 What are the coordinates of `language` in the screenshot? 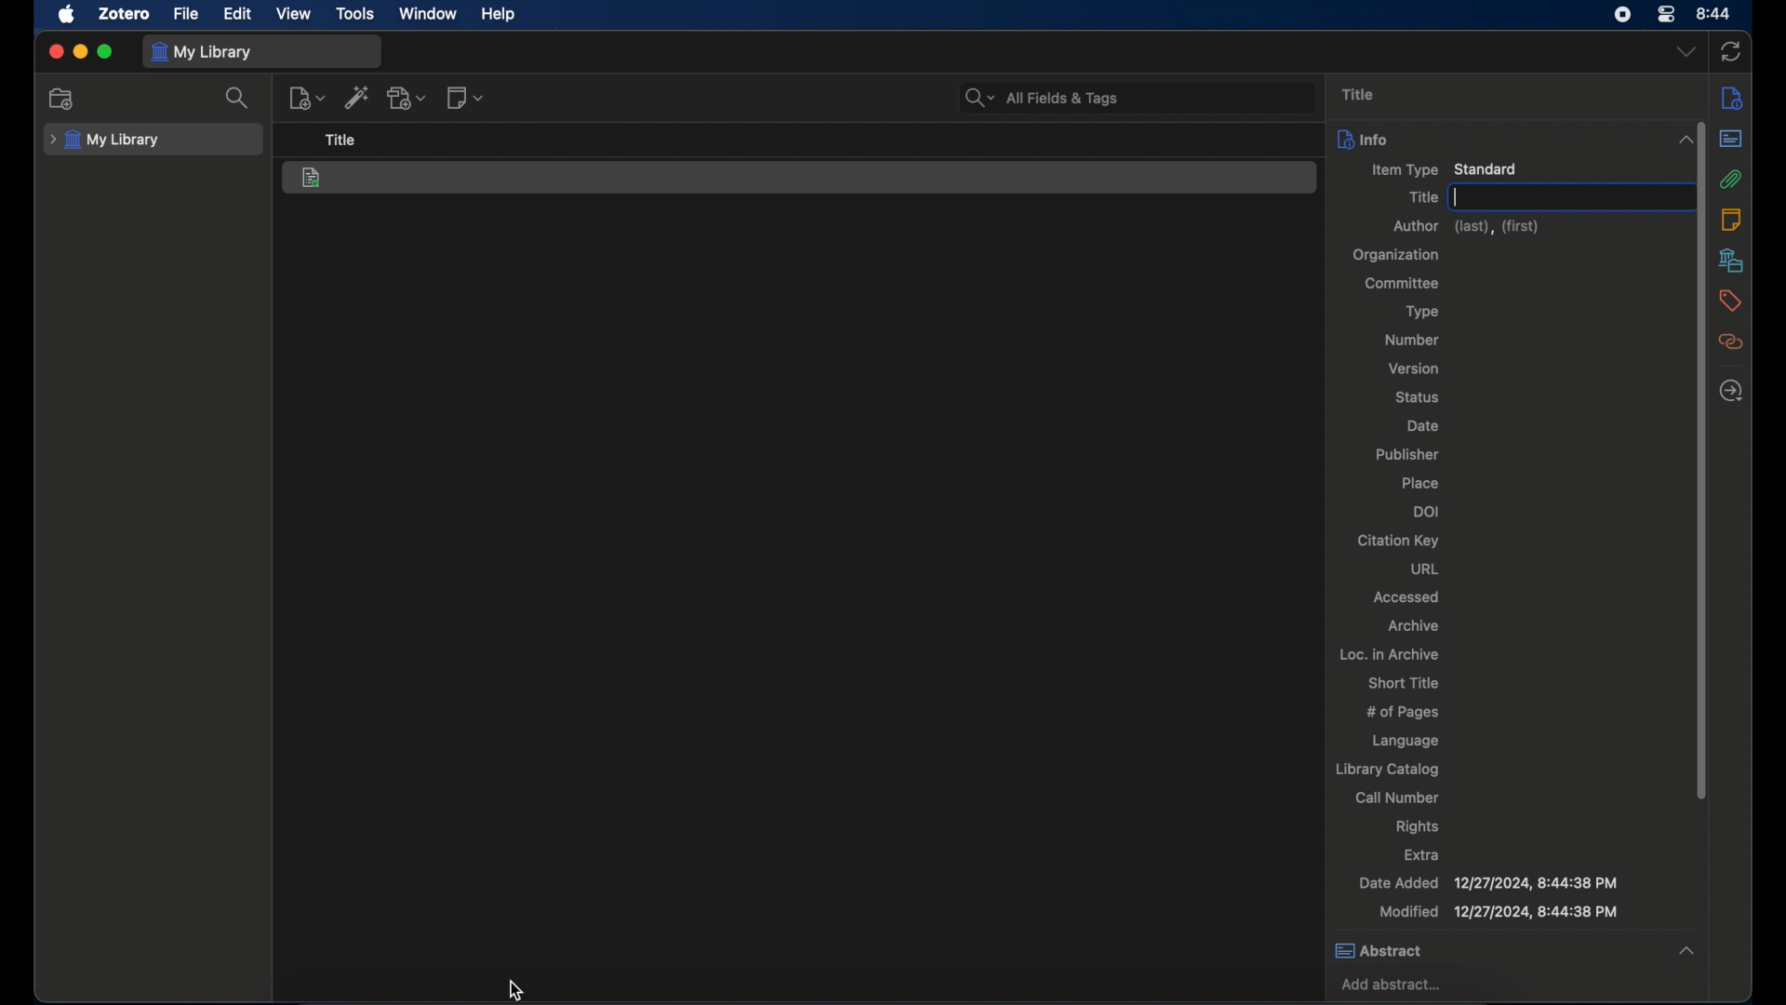 It's located at (1403, 741).